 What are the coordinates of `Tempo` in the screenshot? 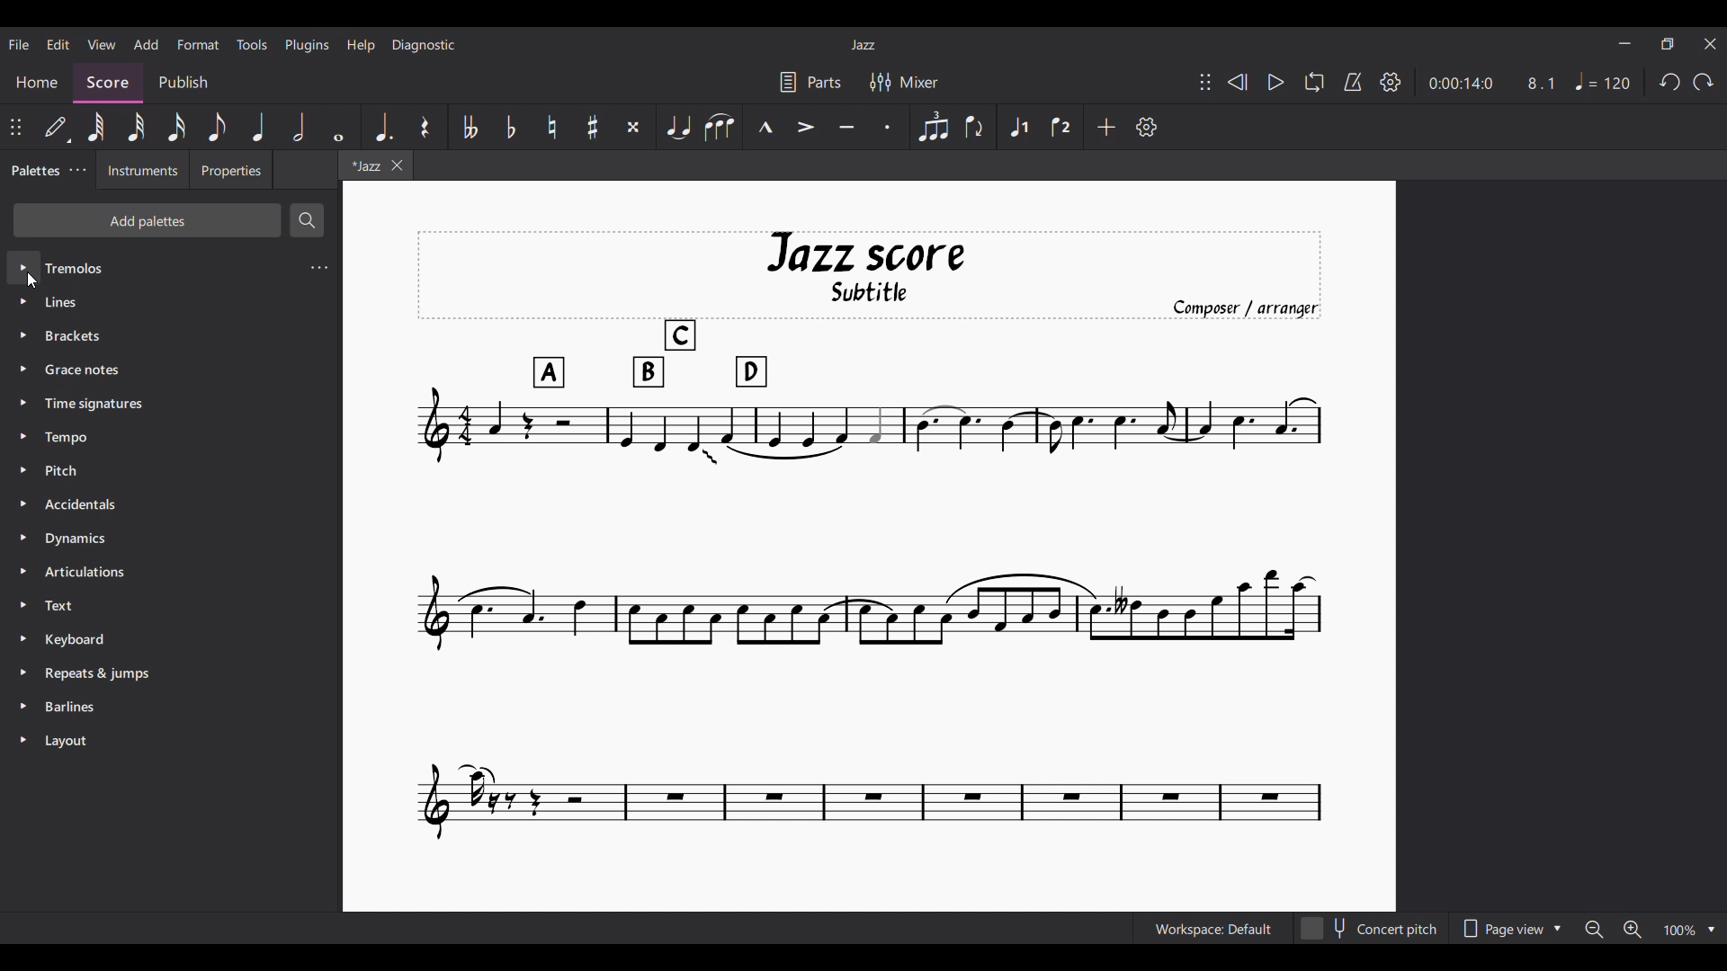 It's located at (170, 438).